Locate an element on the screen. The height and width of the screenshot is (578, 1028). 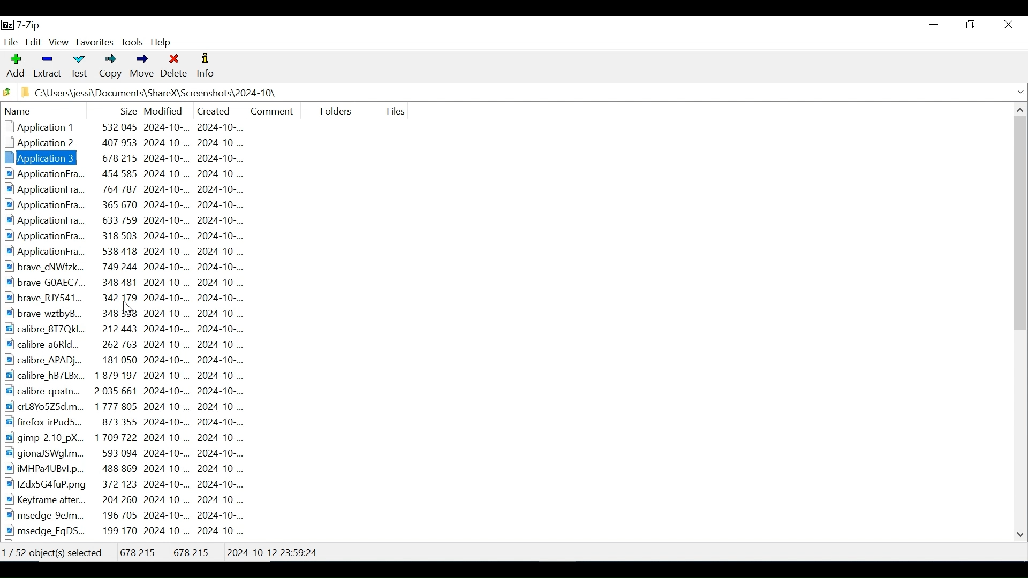
Edit is located at coordinates (33, 42).